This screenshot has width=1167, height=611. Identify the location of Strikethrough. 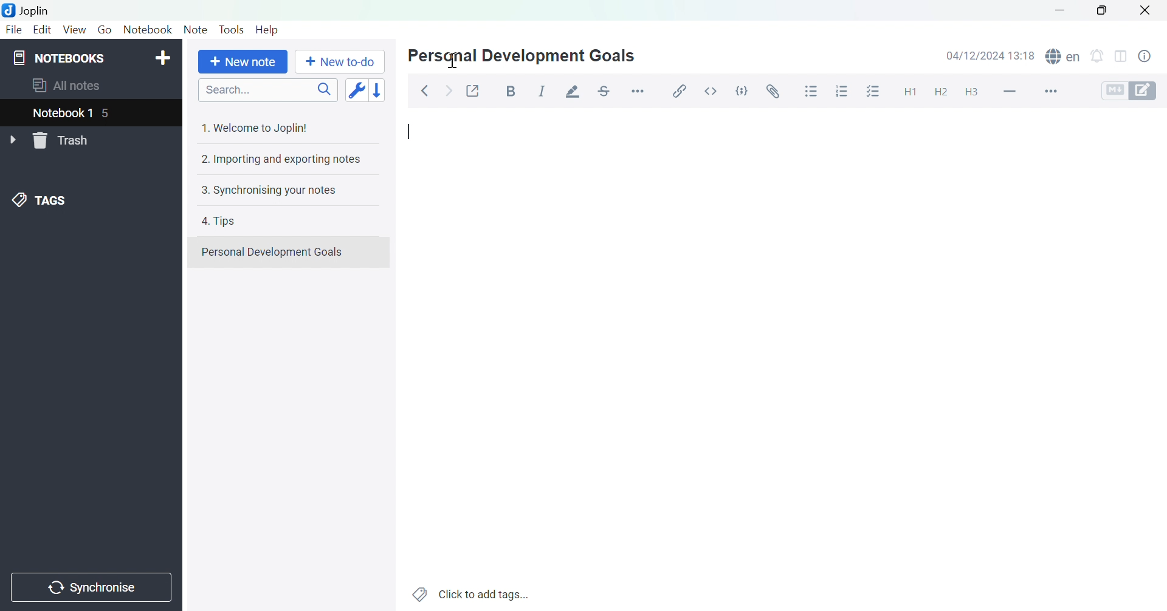
(607, 89).